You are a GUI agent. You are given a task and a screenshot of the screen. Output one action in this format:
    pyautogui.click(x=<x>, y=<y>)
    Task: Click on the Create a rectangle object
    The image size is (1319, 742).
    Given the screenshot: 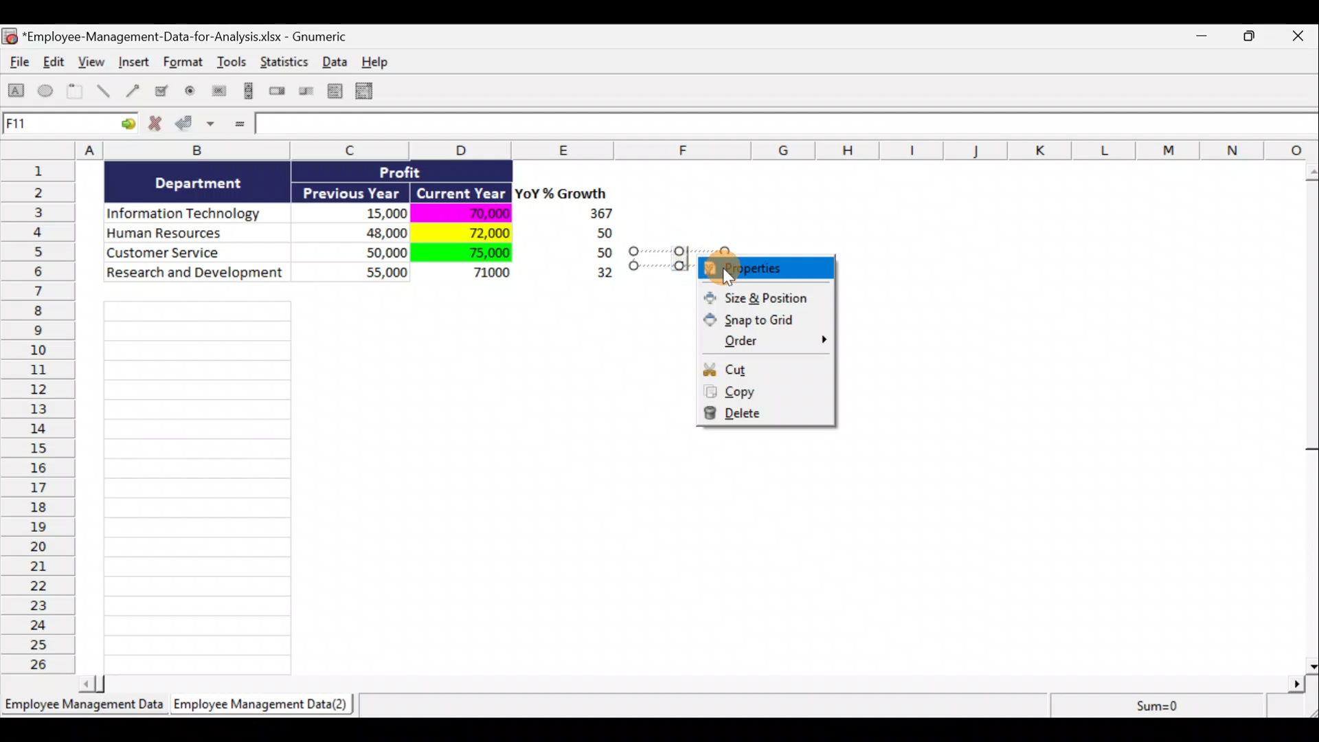 What is the action you would take?
    pyautogui.click(x=16, y=93)
    